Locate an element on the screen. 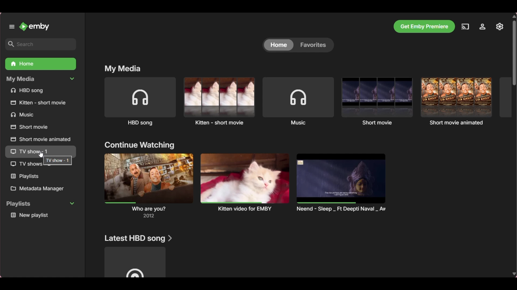  Go to home is located at coordinates (35, 26).